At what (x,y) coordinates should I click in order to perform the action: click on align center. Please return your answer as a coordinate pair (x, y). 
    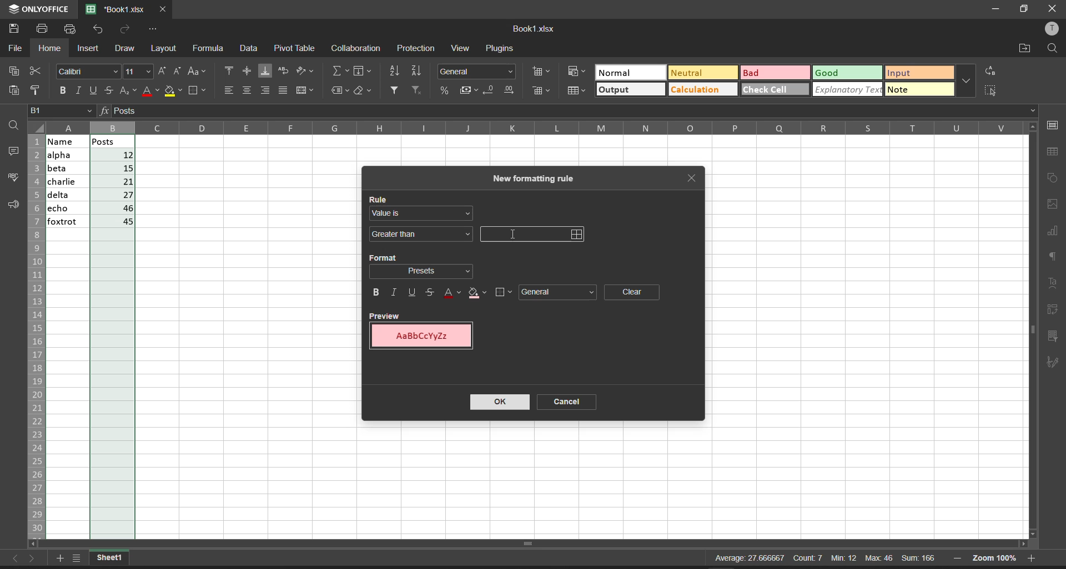
    Looking at the image, I should click on (247, 91).